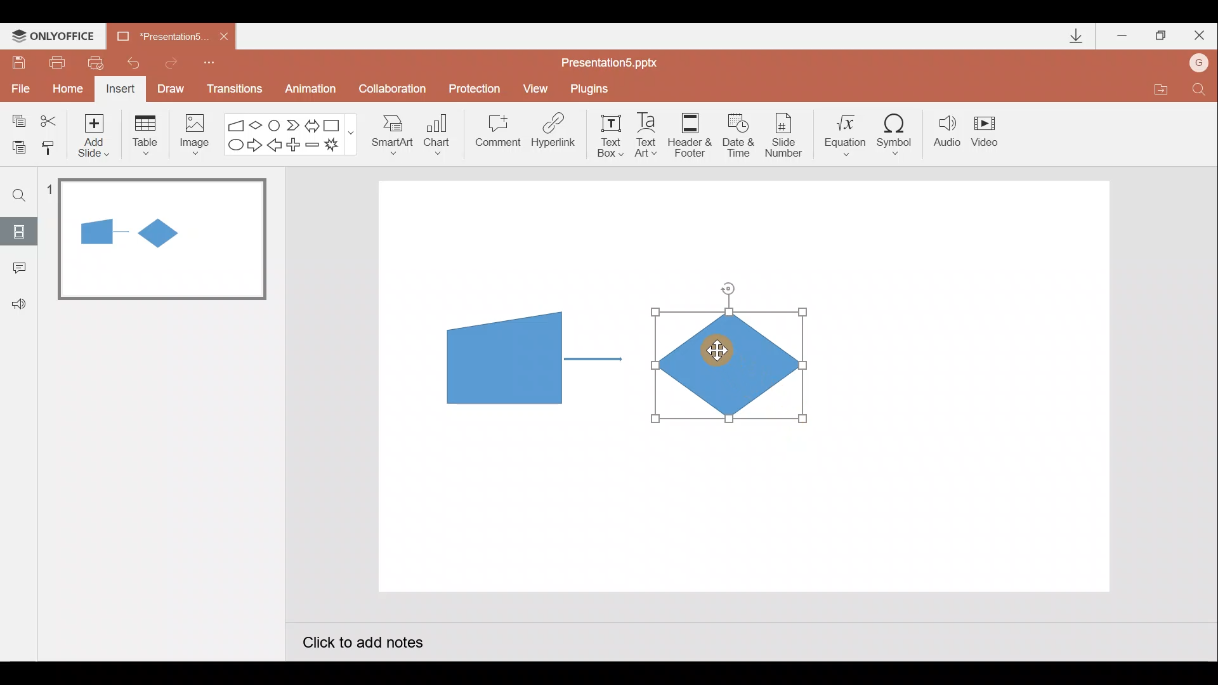  I want to click on Cursor, so click(713, 352).